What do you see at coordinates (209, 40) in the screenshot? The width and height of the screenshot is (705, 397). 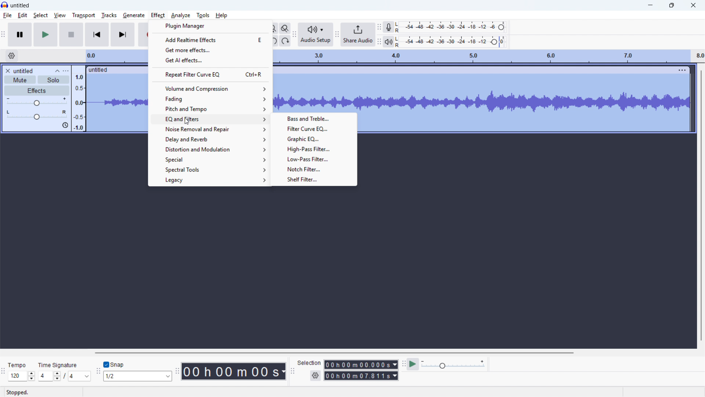 I see `Add real time effects ` at bounding box center [209, 40].